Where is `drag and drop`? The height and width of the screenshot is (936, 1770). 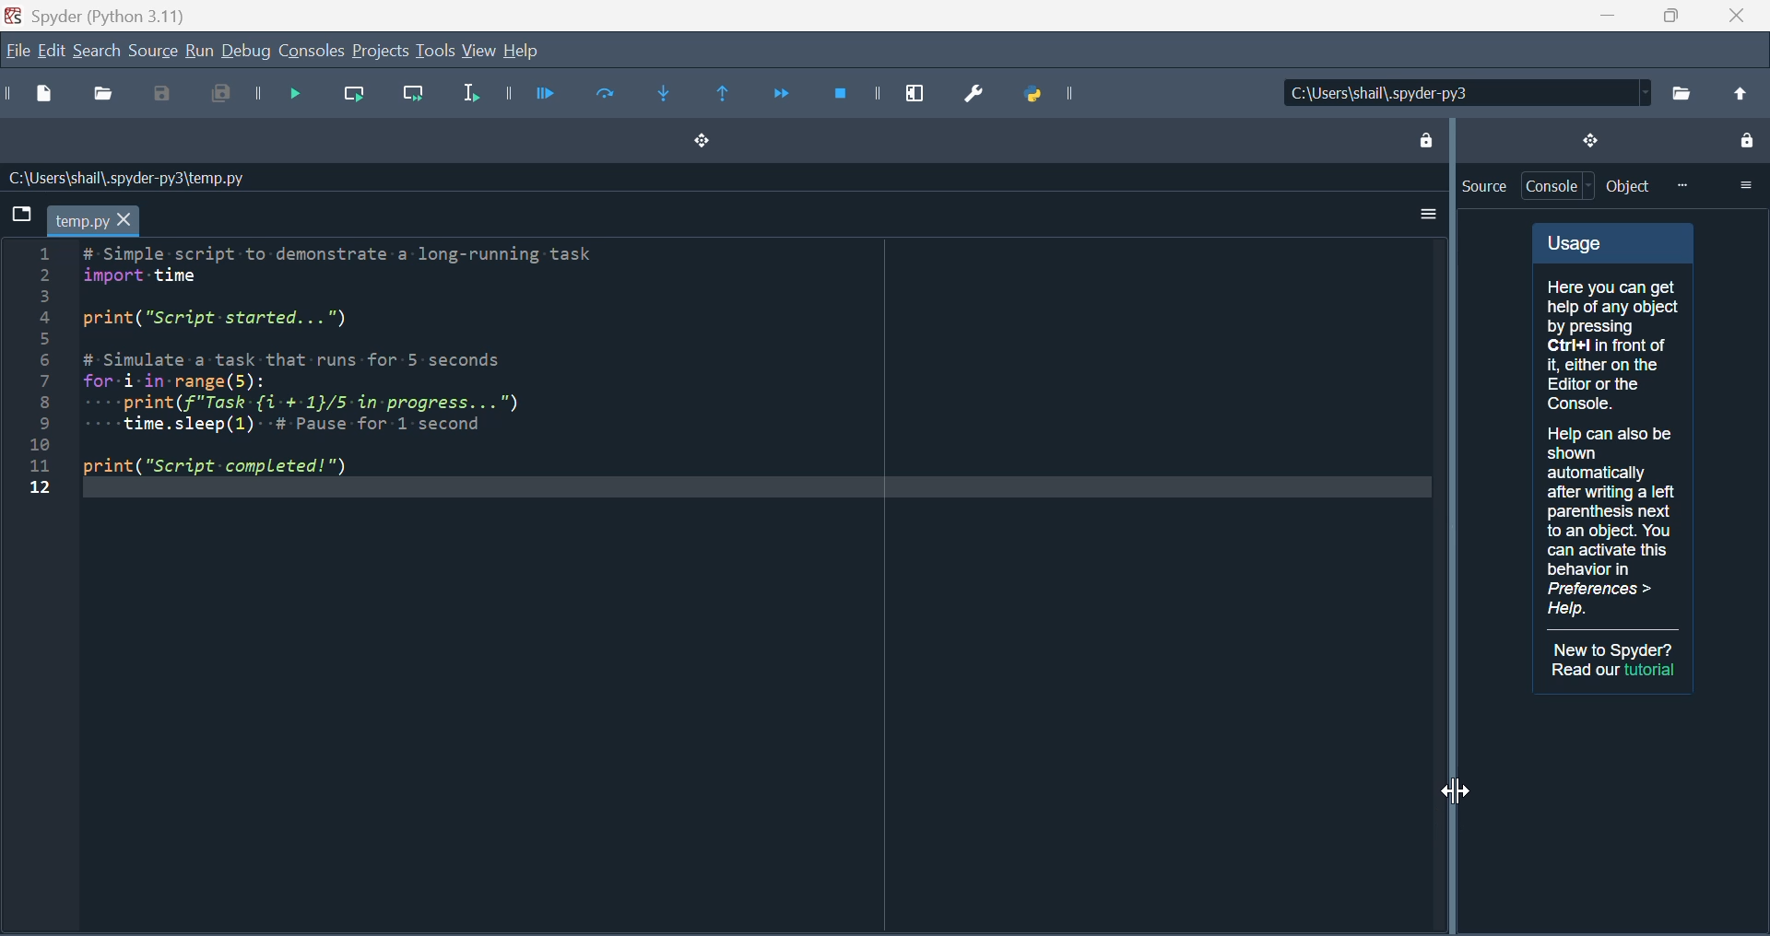 drag and drop is located at coordinates (1588, 139).